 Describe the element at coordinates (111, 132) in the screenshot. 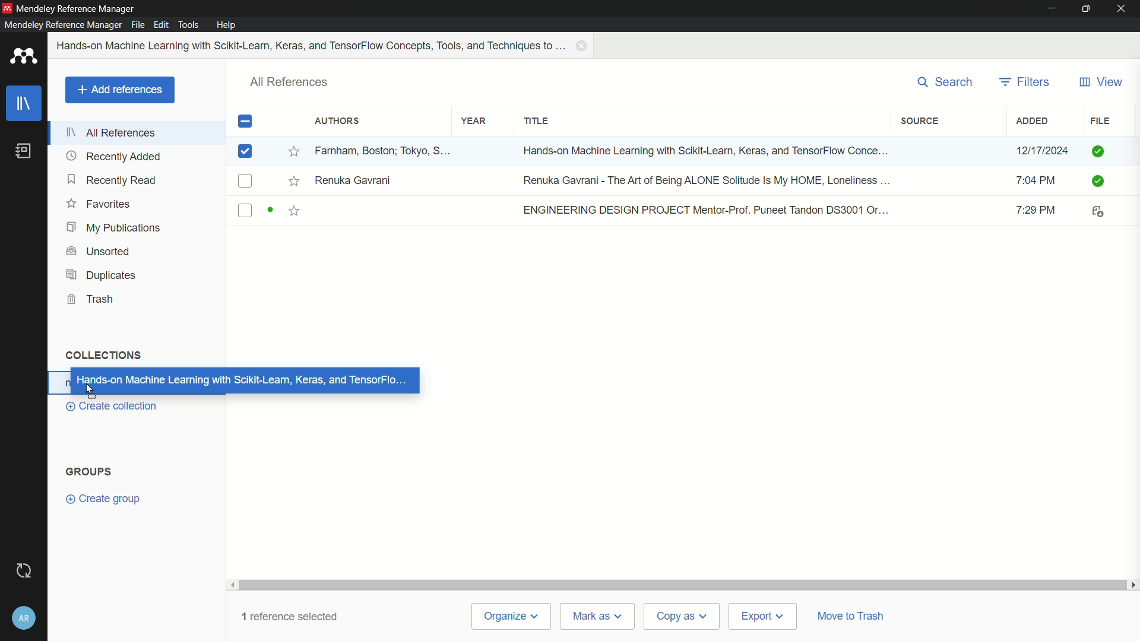

I see `all references` at that location.